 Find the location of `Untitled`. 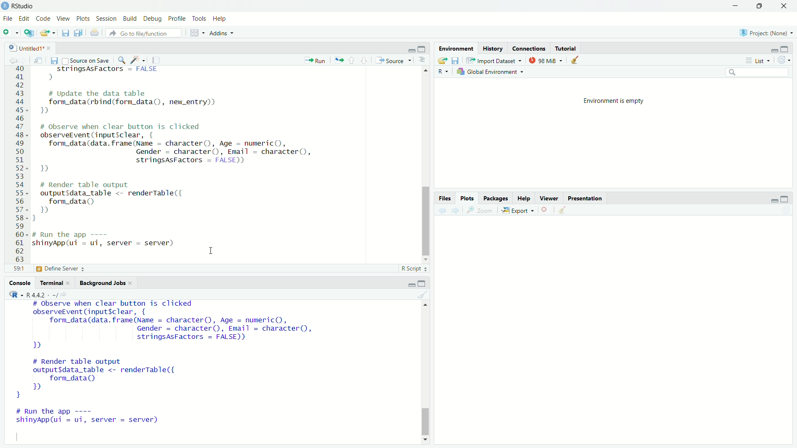

Untitled is located at coordinates (22, 46).